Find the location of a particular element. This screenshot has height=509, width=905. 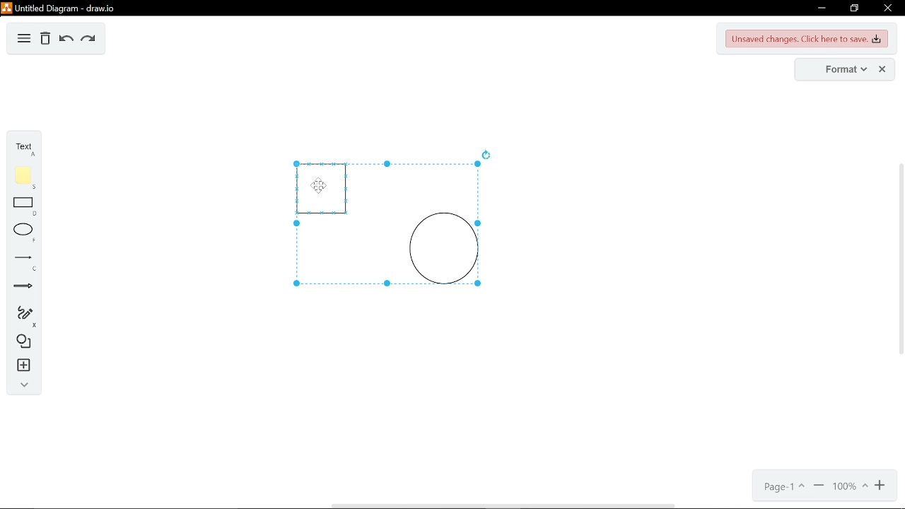

ellipse is located at coordinates (22, 233).